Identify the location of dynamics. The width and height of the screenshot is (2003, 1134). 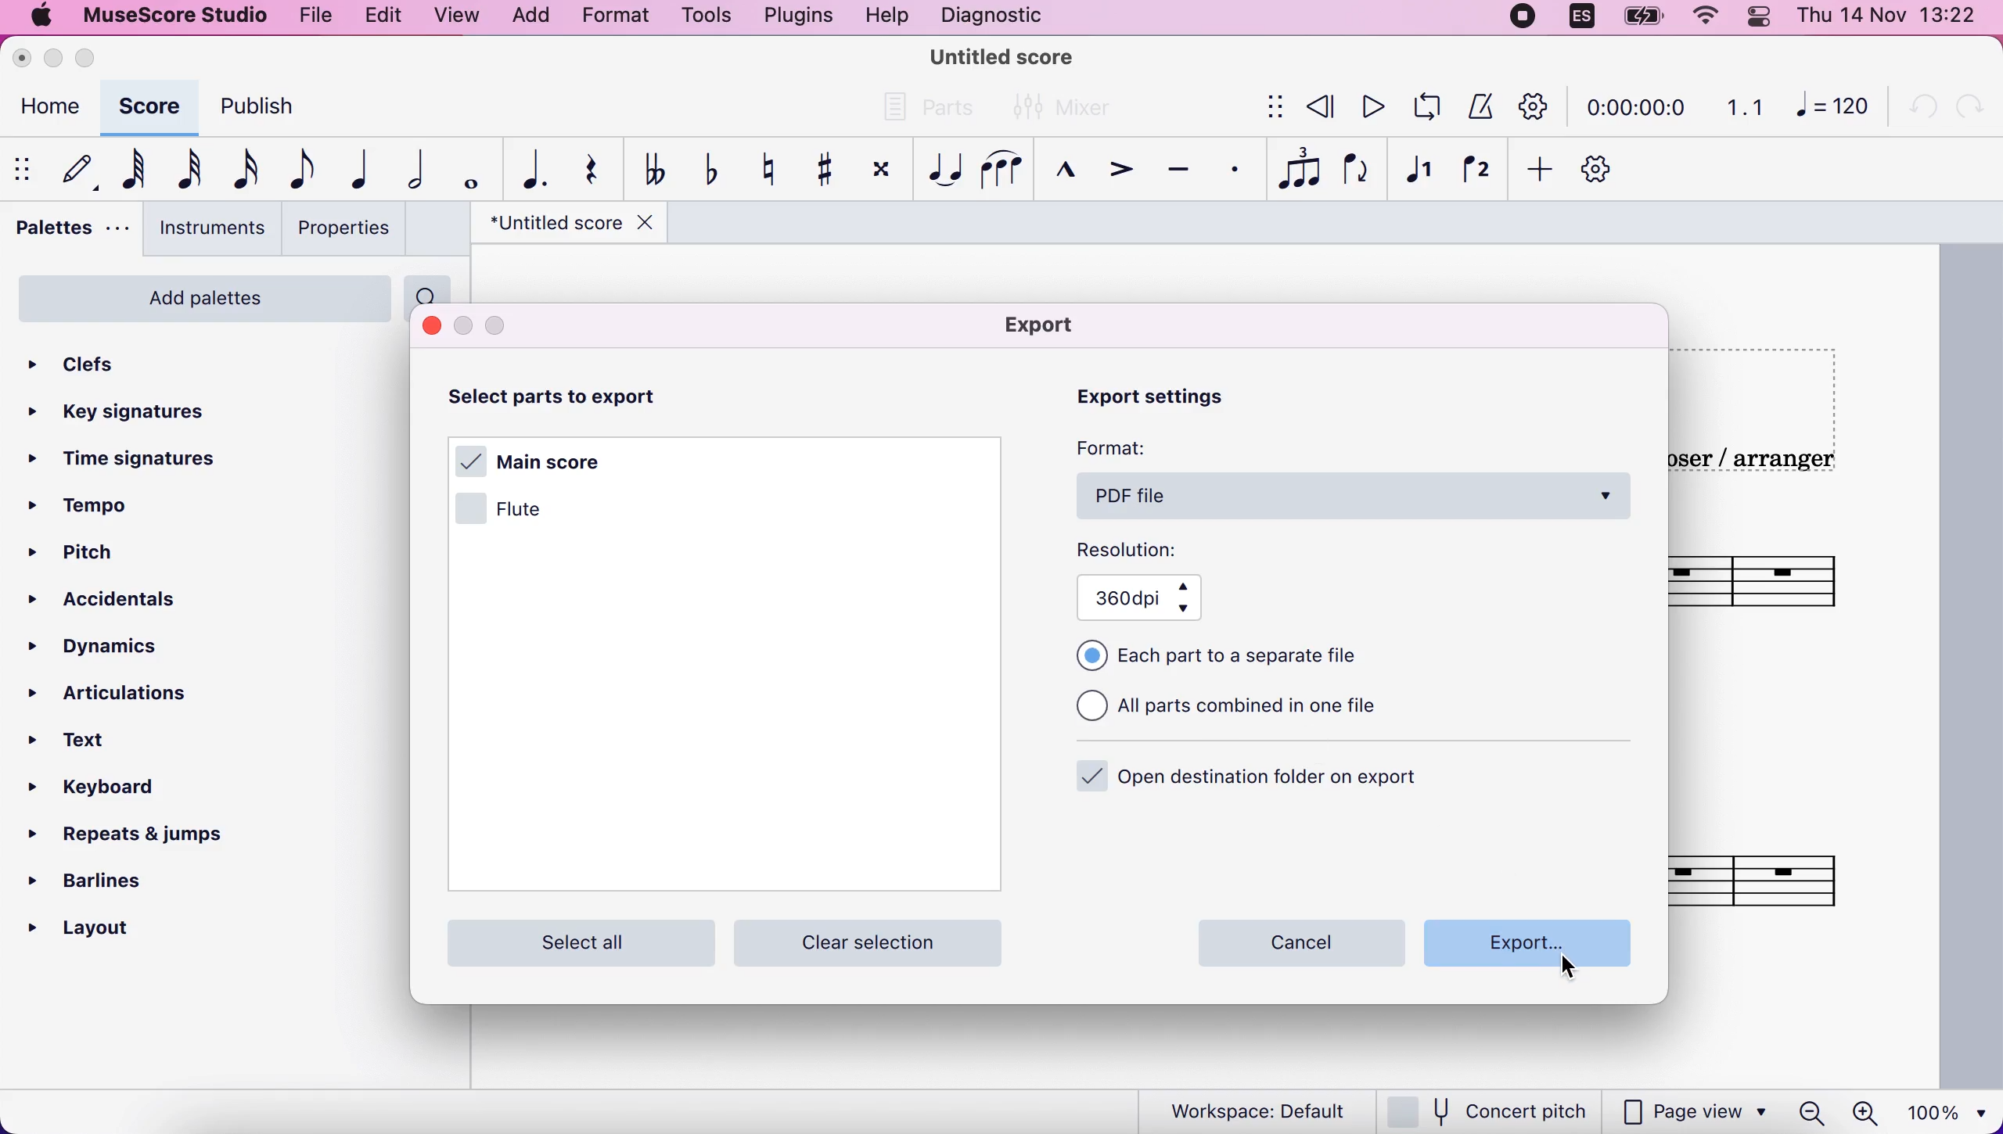
(121, 648).